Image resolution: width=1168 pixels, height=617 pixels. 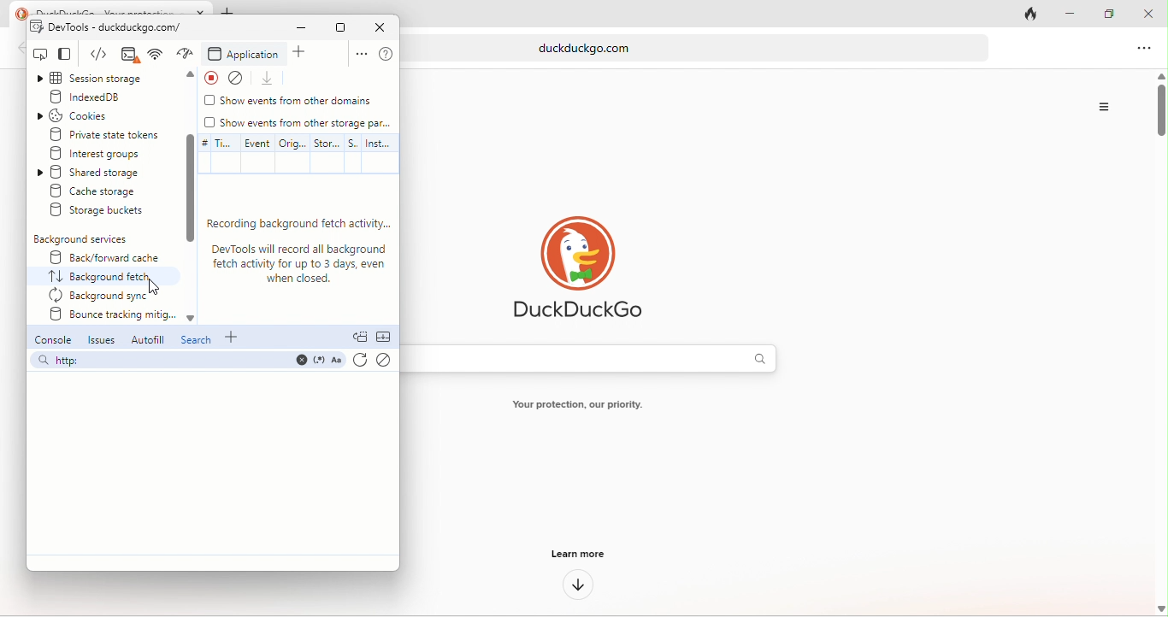 What do you see at coordinates (379, 27) in the screenshot?
I see `close` at bounding box center [379, 27].